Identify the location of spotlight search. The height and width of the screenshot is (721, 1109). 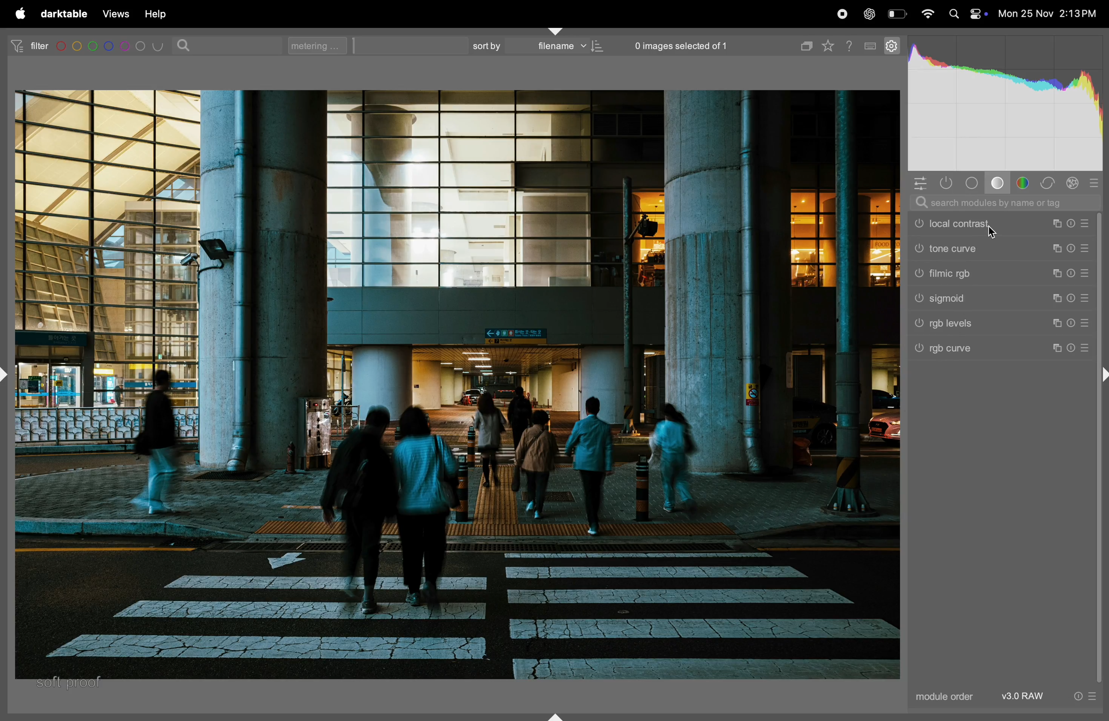
(955, 14).